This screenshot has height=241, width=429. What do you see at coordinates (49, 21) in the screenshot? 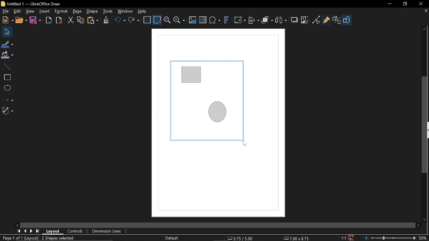
I see `Export` at bounding box center [49, 21].